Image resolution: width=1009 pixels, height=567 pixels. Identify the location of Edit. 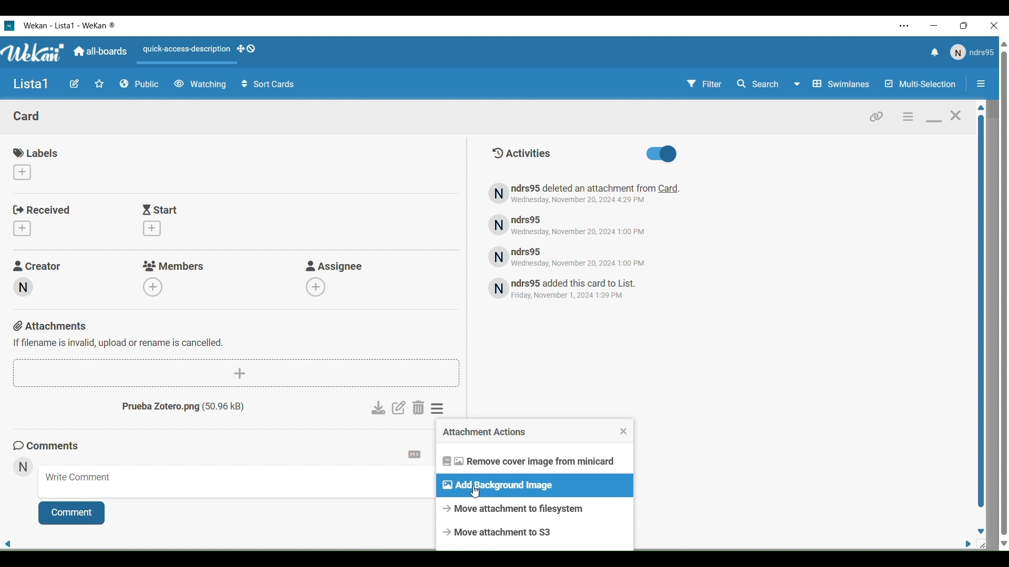
(74, 84).